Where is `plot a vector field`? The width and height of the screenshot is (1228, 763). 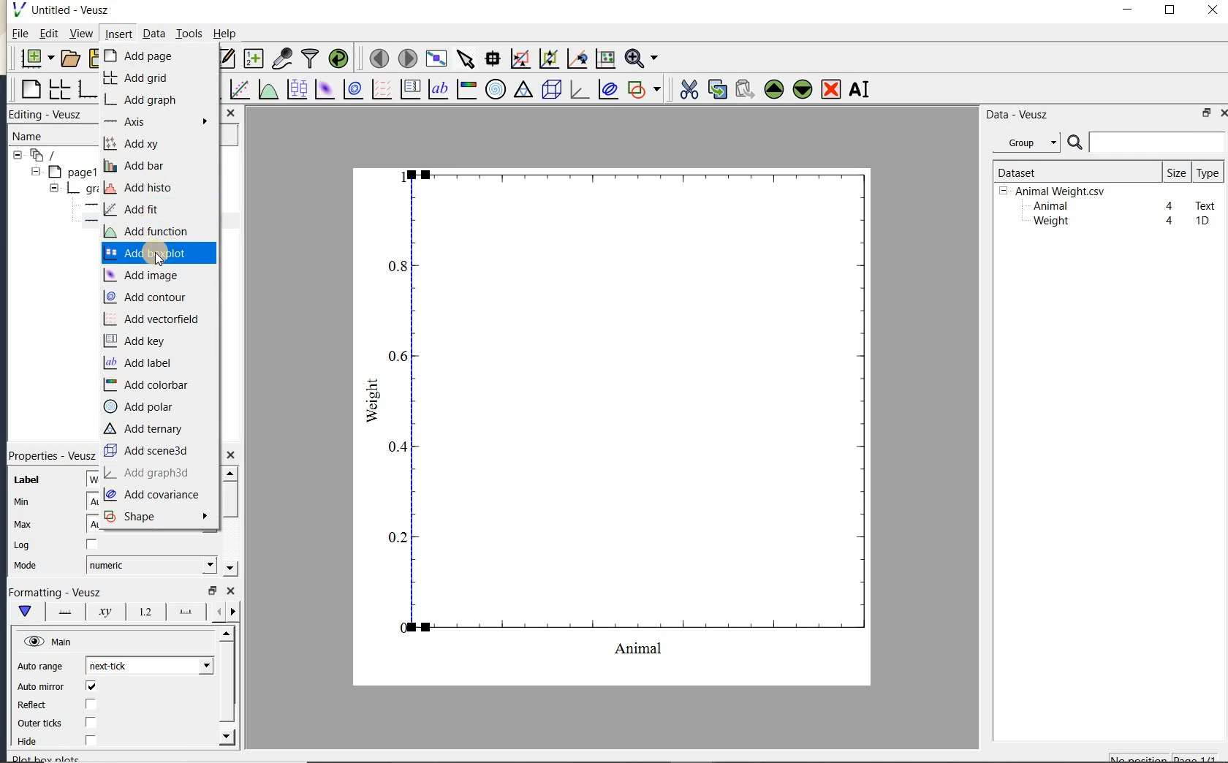 plot a vector field is located at coordinates (379, 90).